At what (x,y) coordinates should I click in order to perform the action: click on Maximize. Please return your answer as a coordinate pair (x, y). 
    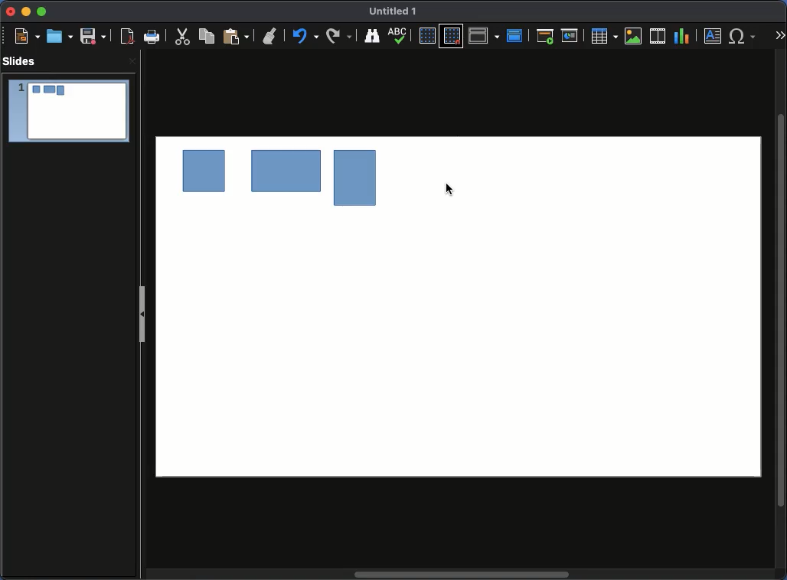
    Looking at the image, I should click on (43, 11).